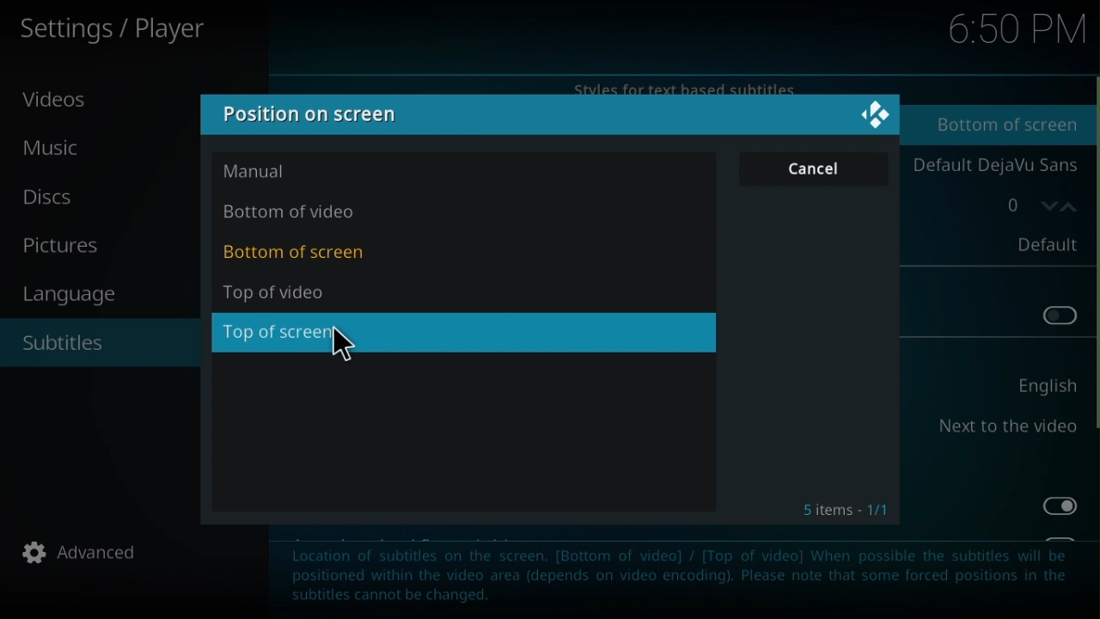 The image size is (1100, 619). Describe the element at coordinates (999, 126) in the screenshot. I see `Bottom of screen` at that location.